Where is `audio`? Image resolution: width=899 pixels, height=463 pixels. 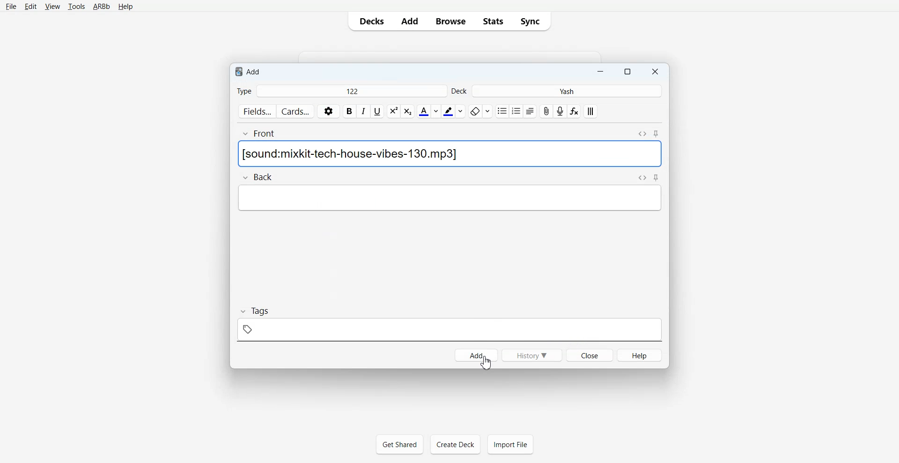
audio is located at coordinates (560, 111).